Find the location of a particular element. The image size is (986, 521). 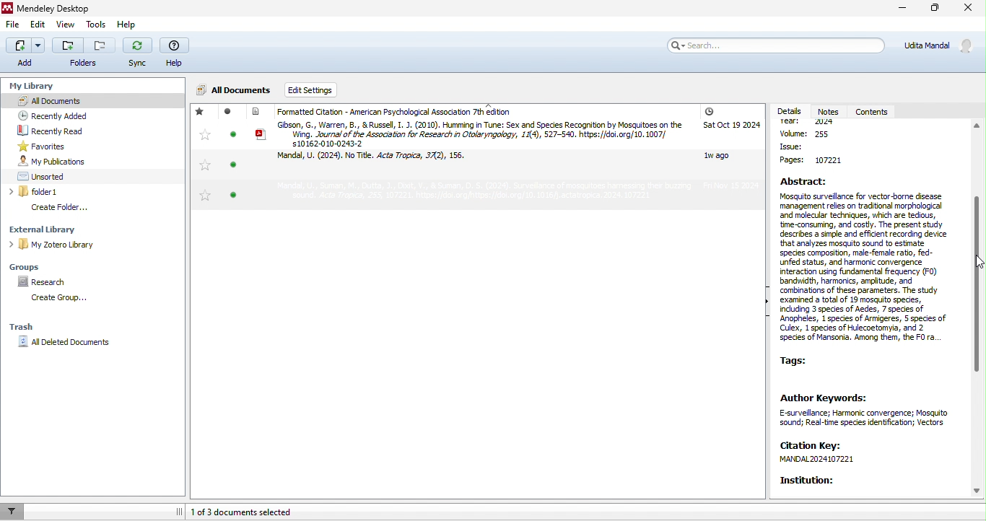

research is located at coordinates (44, 281).